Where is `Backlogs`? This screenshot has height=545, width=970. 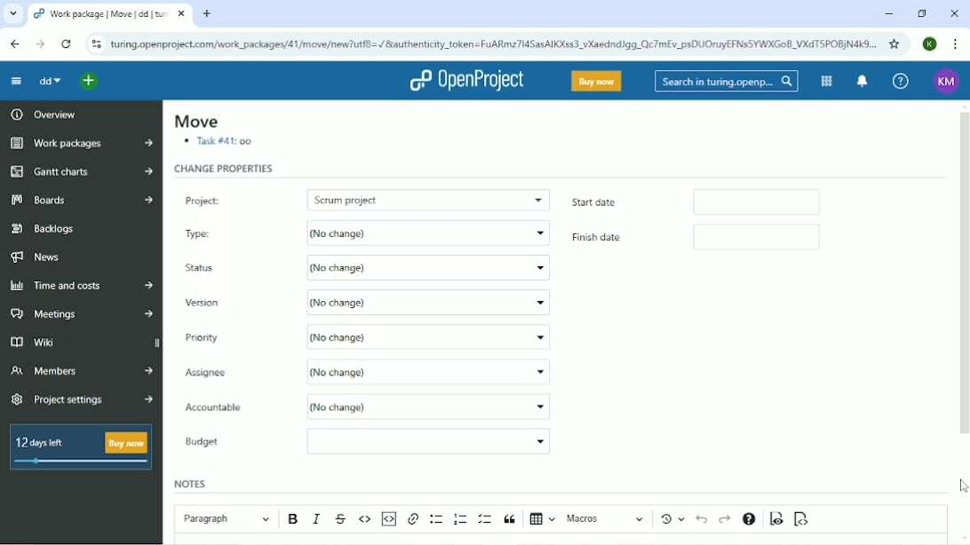 Backlogs is located at coordinates (44, 229).